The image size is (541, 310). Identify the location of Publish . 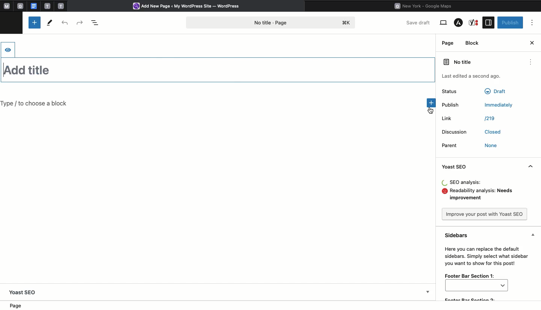
(511, 22).